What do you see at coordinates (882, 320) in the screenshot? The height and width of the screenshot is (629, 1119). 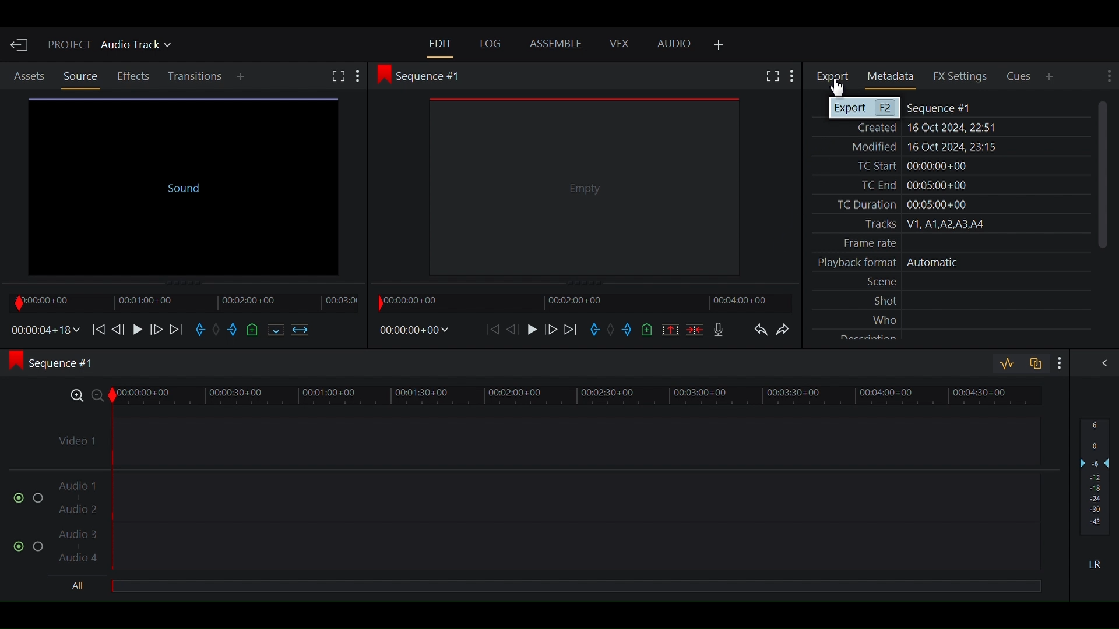 I see `Who` at bounding box center [882, 320].